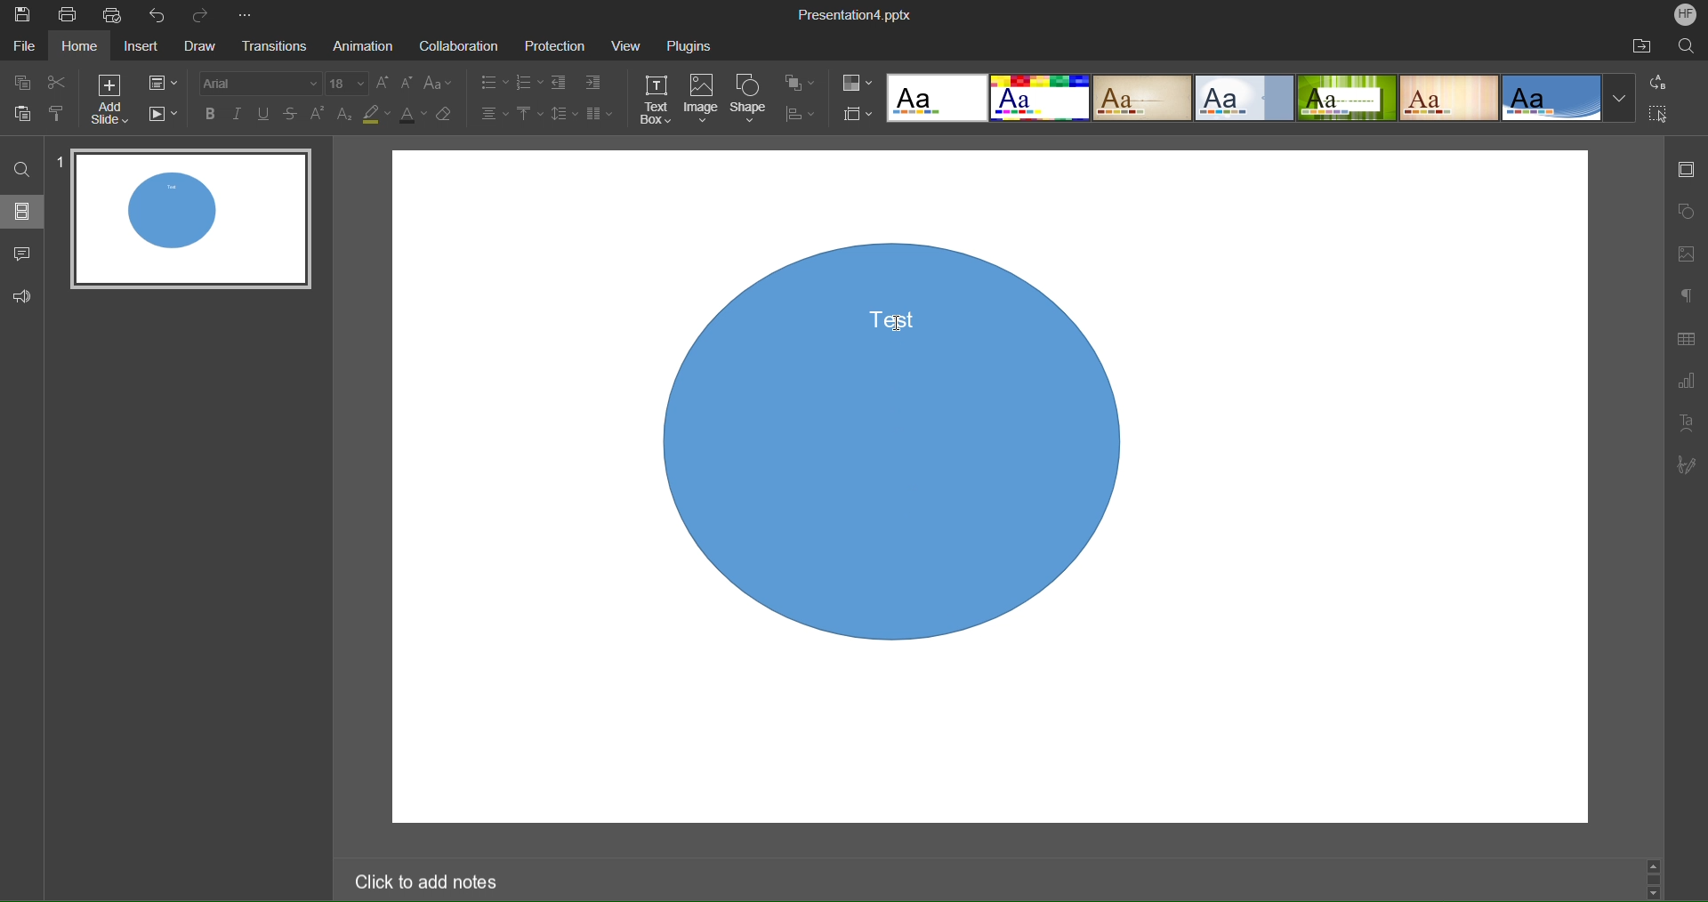  Describe the element at coordinates (426, 881) in the screenshot. I see `Click to add notes` at that location.